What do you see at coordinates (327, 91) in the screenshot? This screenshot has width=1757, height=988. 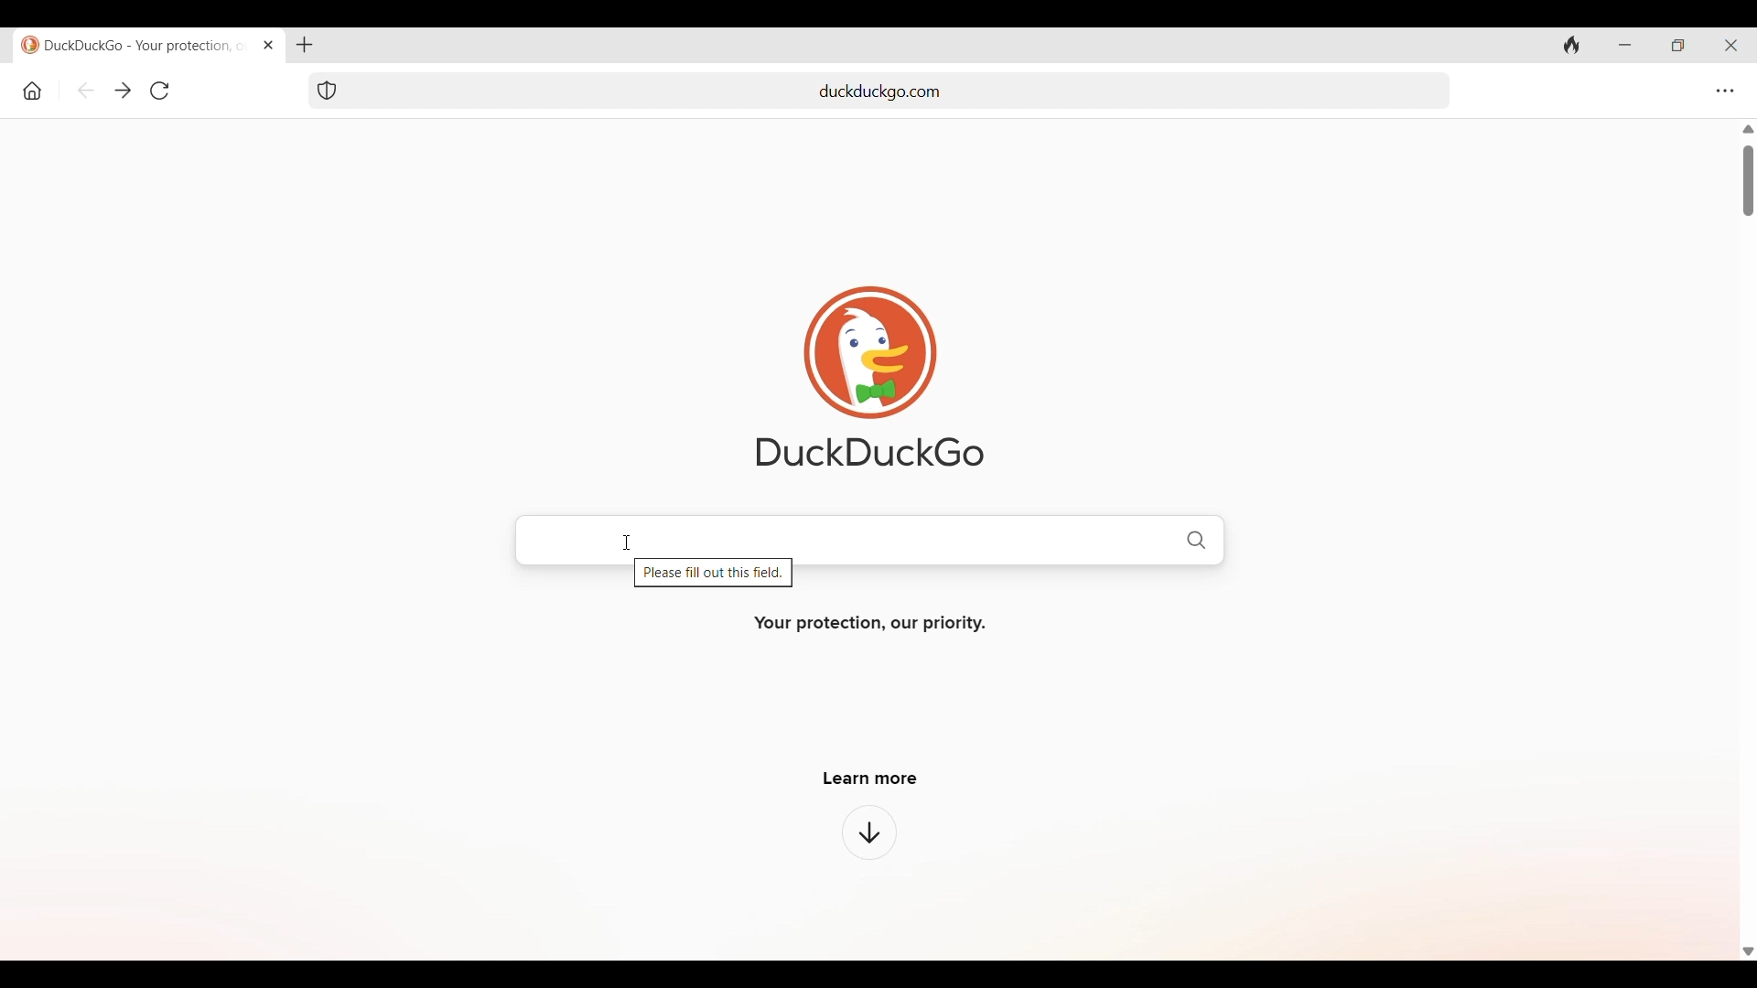 I see `Browser protection` at bounding box center [327, 91].